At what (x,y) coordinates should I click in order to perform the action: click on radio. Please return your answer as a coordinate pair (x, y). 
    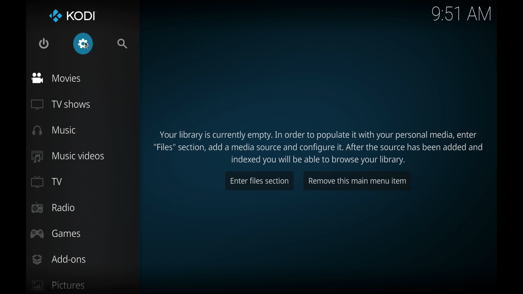
    Looking at the image, I should click on (53, 208).